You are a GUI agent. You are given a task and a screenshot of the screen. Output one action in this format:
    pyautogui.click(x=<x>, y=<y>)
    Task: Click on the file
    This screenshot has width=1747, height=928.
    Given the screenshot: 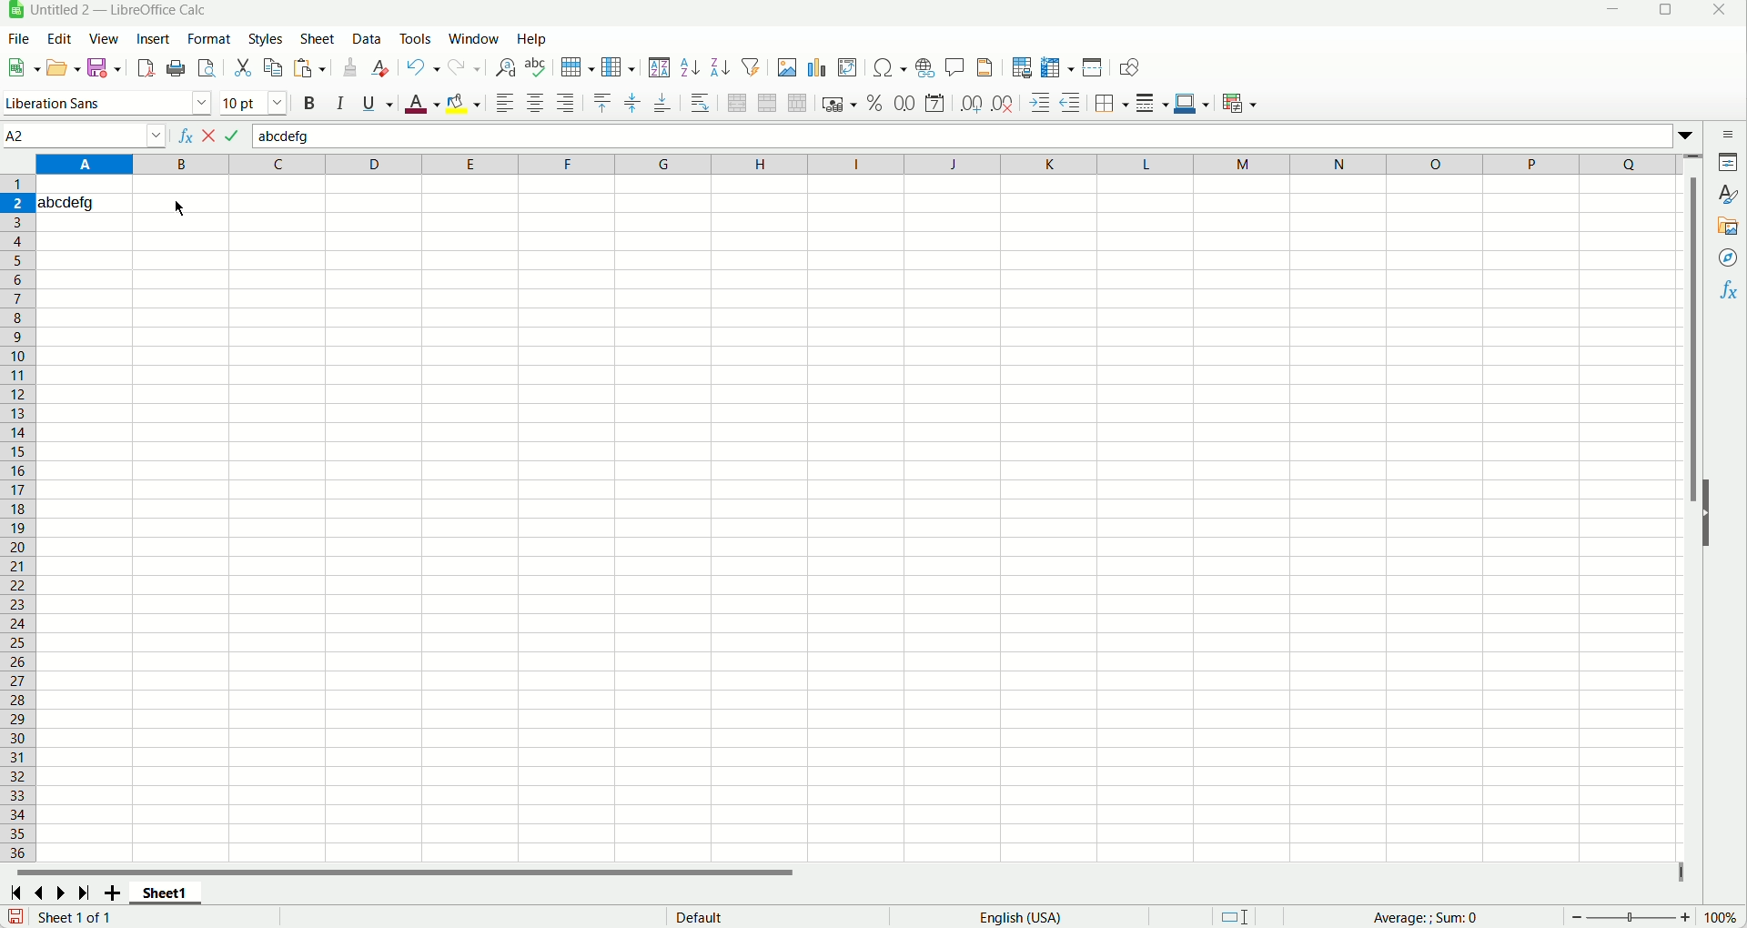 What is the action you would take?
    pyautogui.click(x=17, y=39)
    